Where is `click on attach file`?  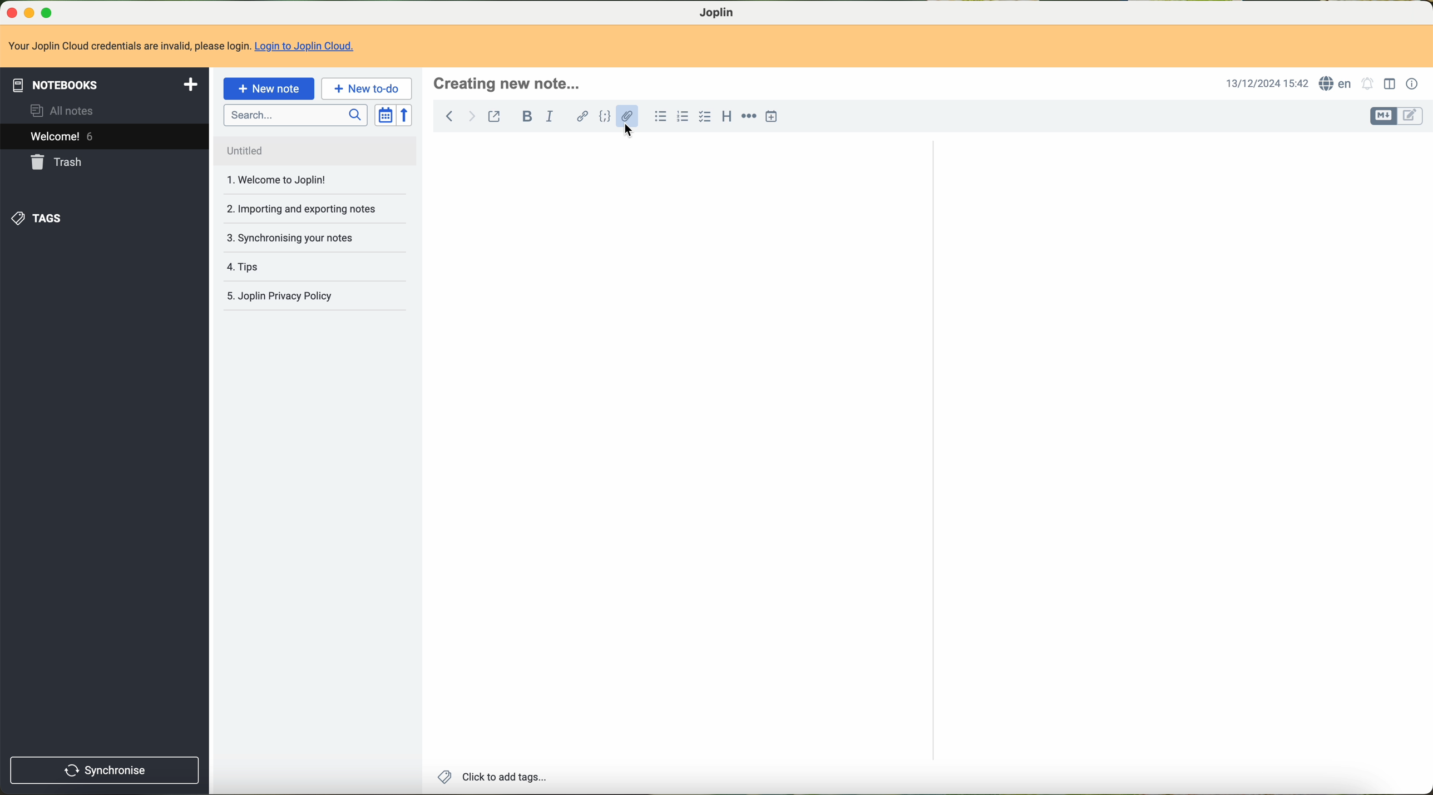 click on attach file is located at coordinates (629, 121).